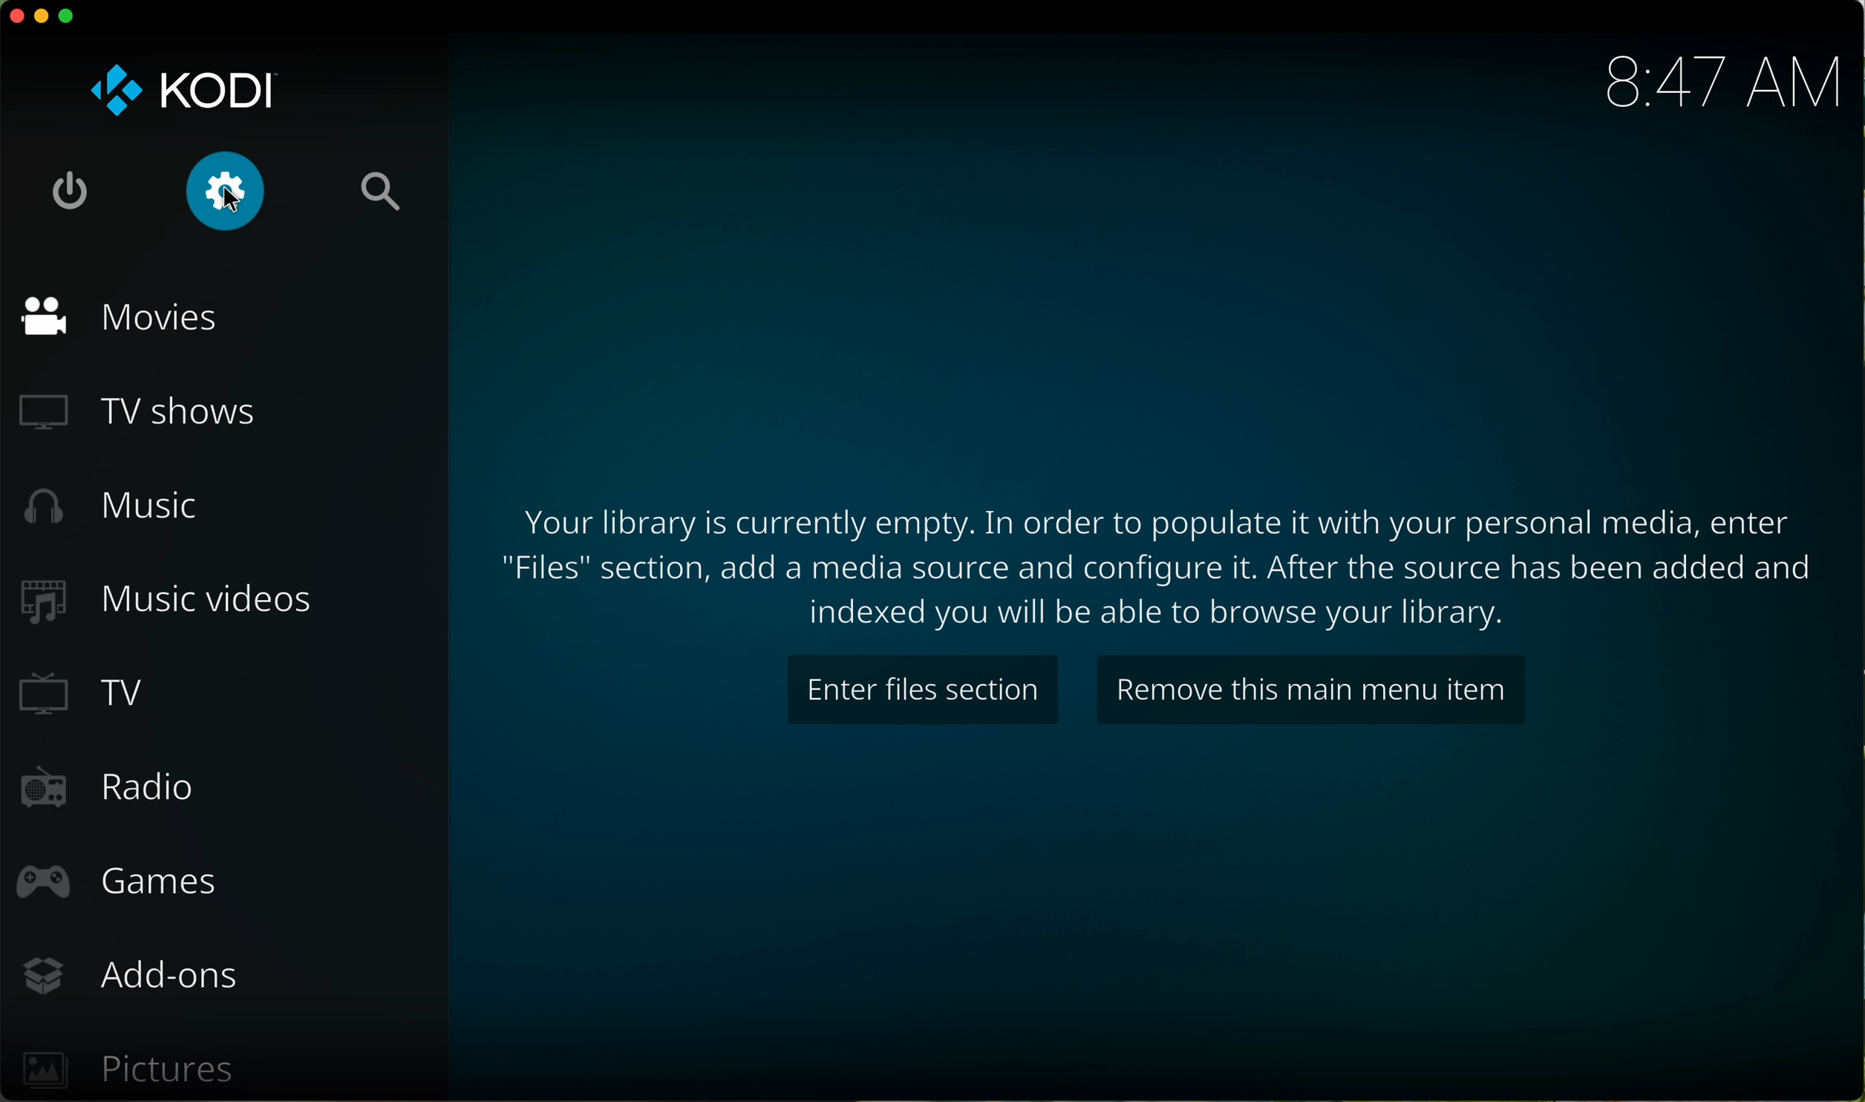 This screenshot has width=1865, height=1102. What do you see at coordinates (13, 16) in the screenshot?
I see `close` at bounding box center [13, 16].